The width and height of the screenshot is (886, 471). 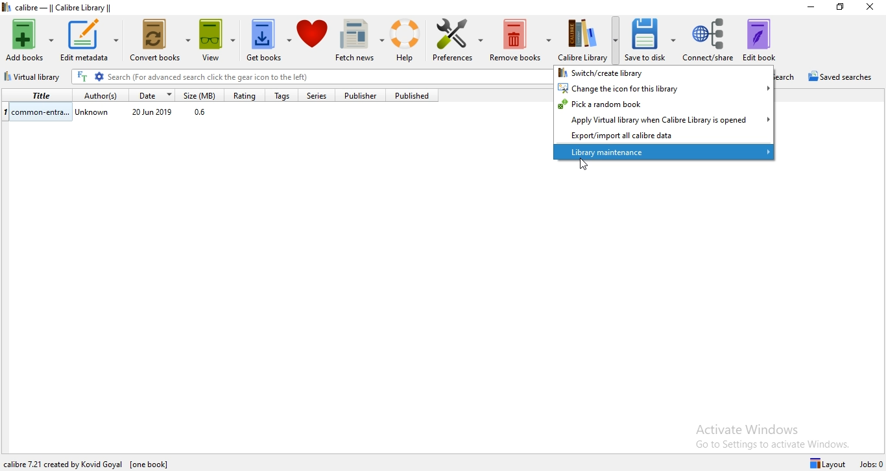 What do you see at coordinates (459, 42) in the screenshot?
I see `Preference` at bounding box center [459, 42].